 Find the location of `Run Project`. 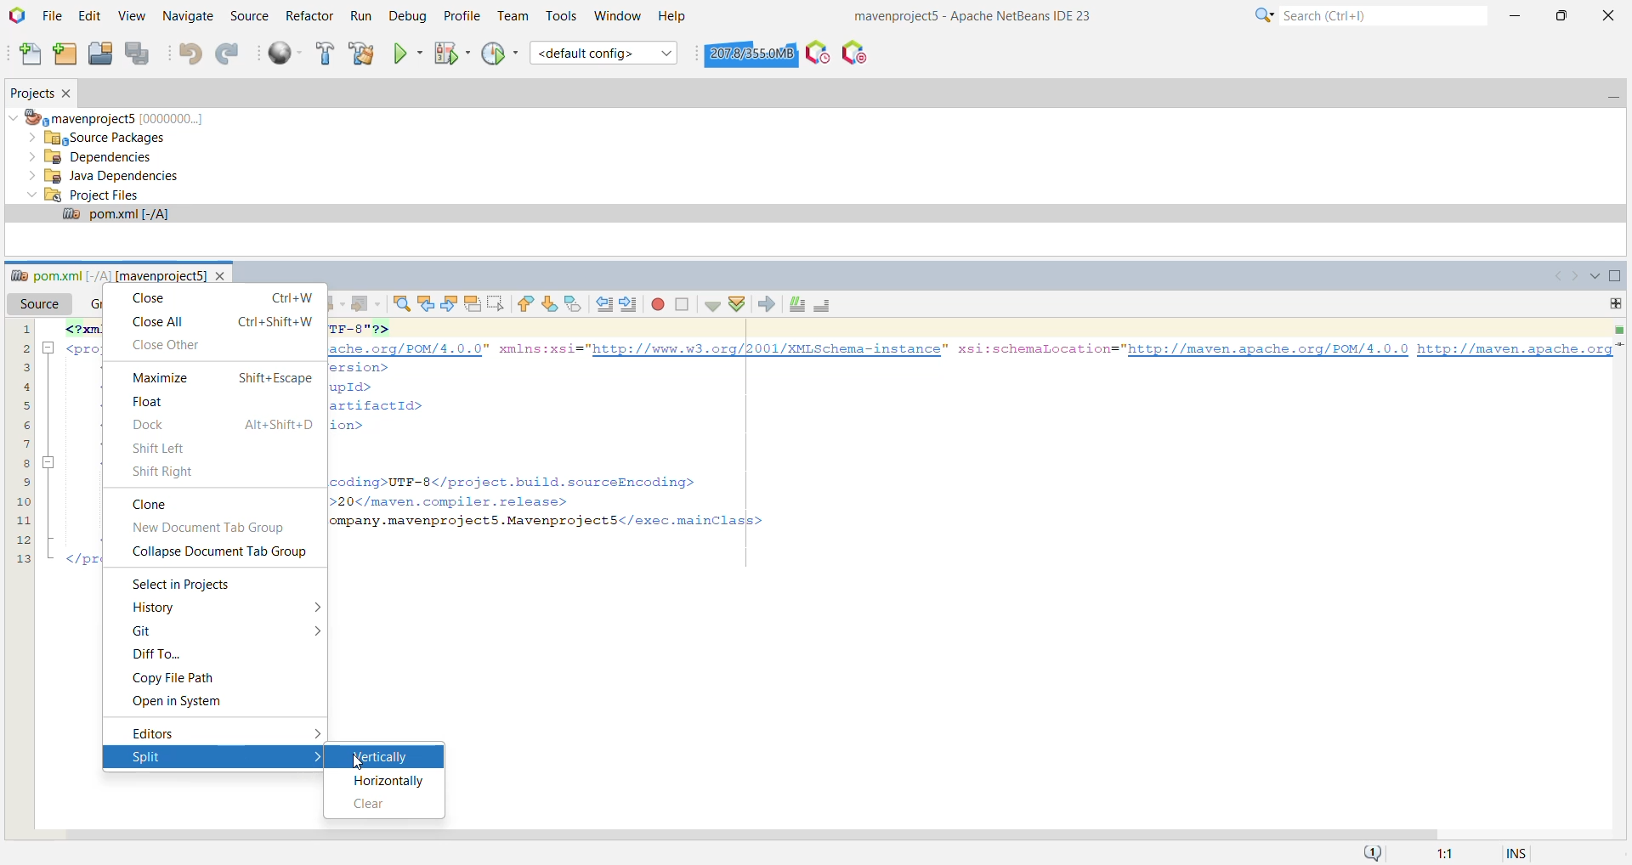

Run Project is located at coordinates (407, 54).